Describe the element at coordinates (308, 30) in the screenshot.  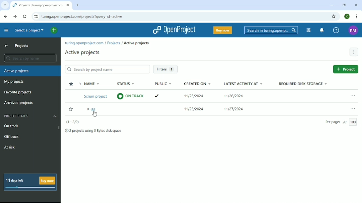
I see `Modules` at that location.